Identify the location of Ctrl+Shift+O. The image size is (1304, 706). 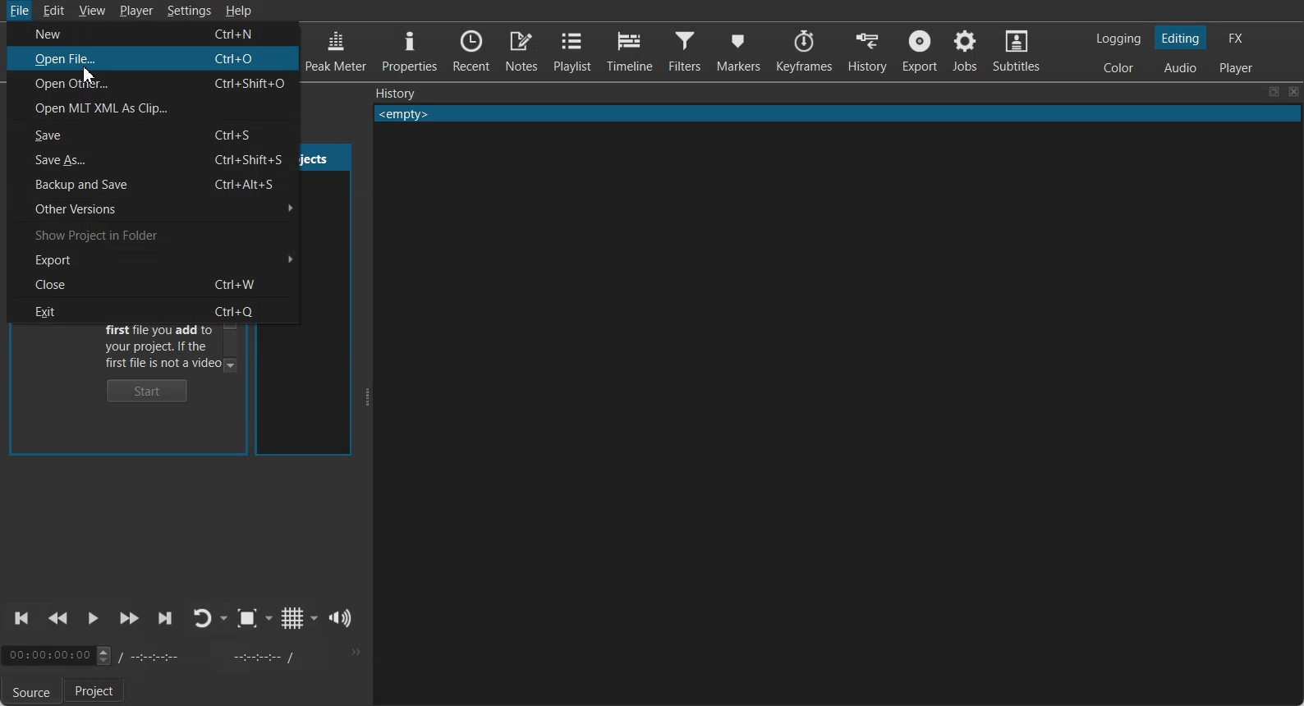
(254, 83).